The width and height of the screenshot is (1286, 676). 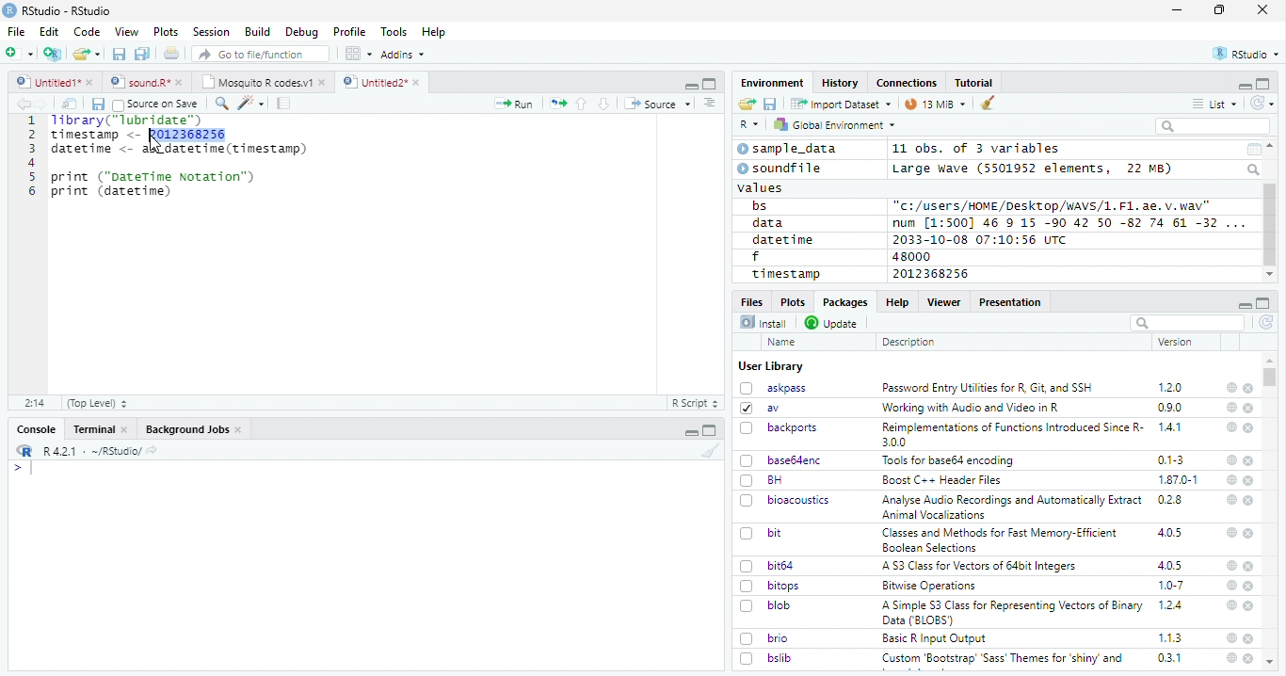 What do you see at coordinates (1171, 499) in the screenshot?
I see `0.2.8` at bounding box center [1171, 499].